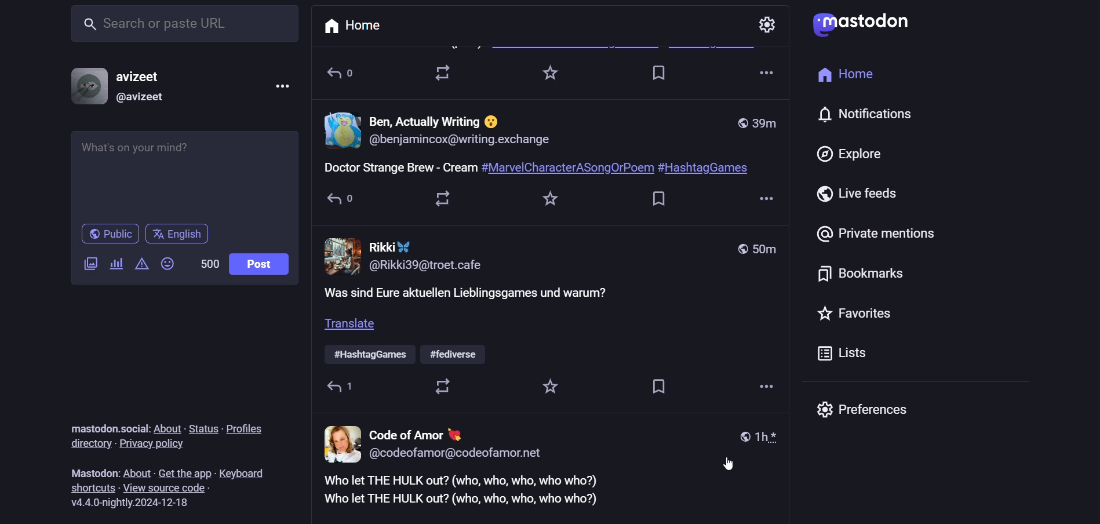 Image resolution: width=1100 pixels, height=524 pixels. What do you see at coordinates (847, 152) in the screenshot?
I see `explore` at bounding box center [847, 152].